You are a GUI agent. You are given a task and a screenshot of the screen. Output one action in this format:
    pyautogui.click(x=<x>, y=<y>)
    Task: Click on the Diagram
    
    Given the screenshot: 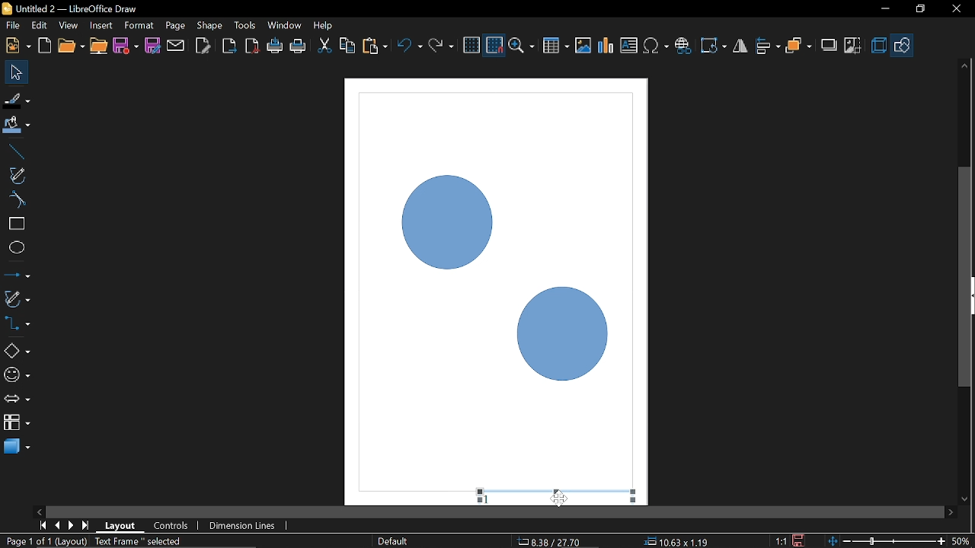 What is the action you would take?
    pyautogui.click(x=606, y=46)
    